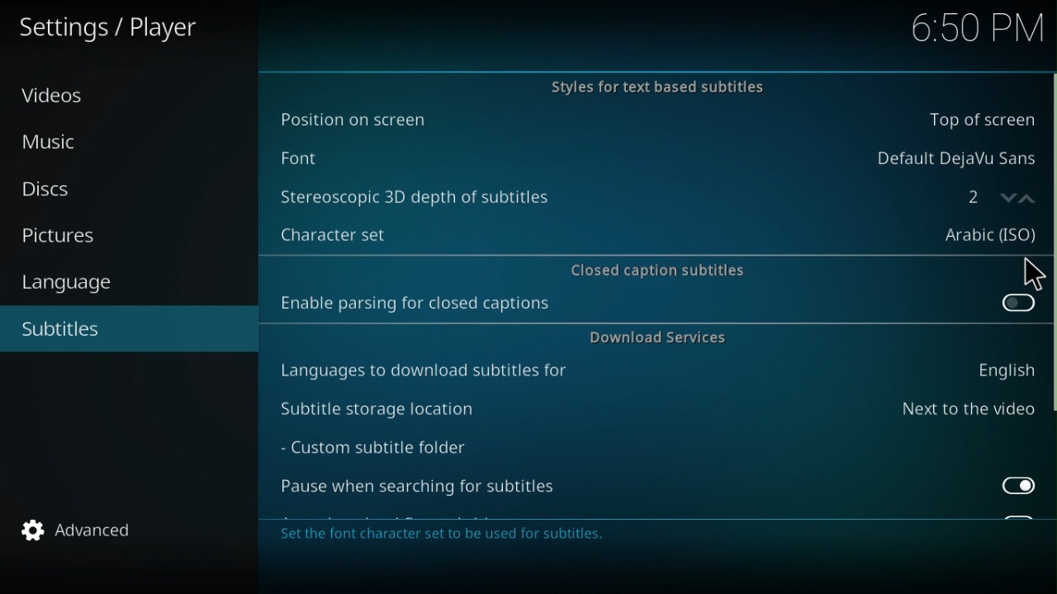  I want to click on 6.50 pm, so click(969, 26).